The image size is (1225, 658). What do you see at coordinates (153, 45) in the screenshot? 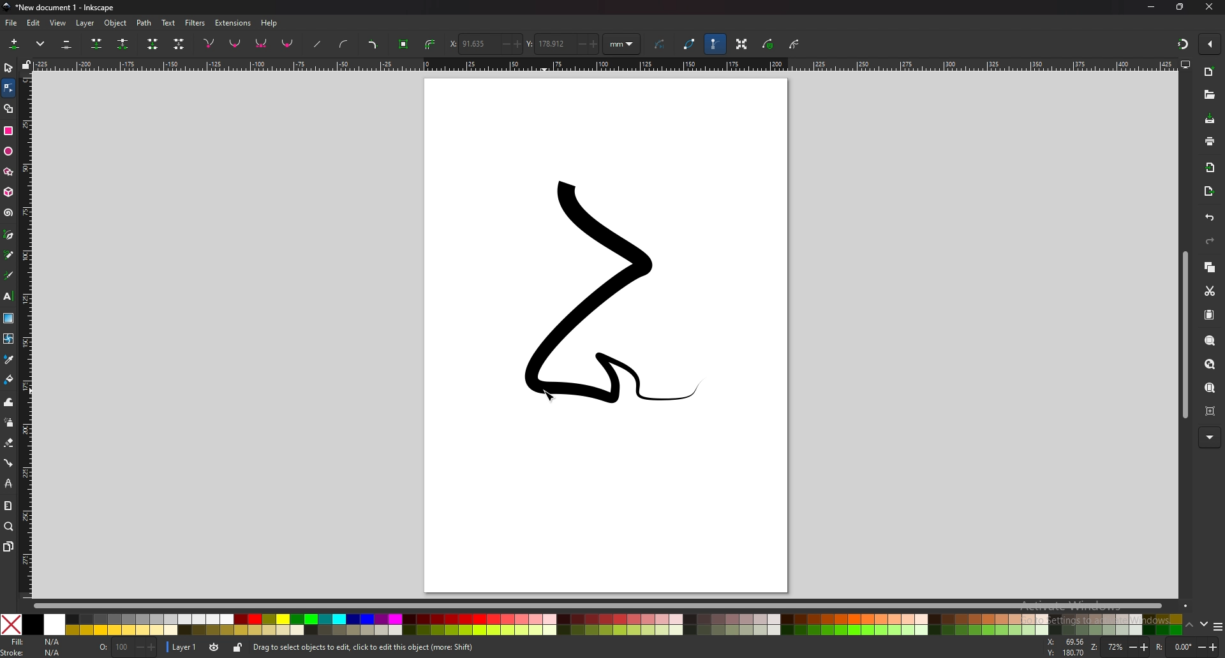
I see `join endnotes with new segment` at bounding box center [153, 45].